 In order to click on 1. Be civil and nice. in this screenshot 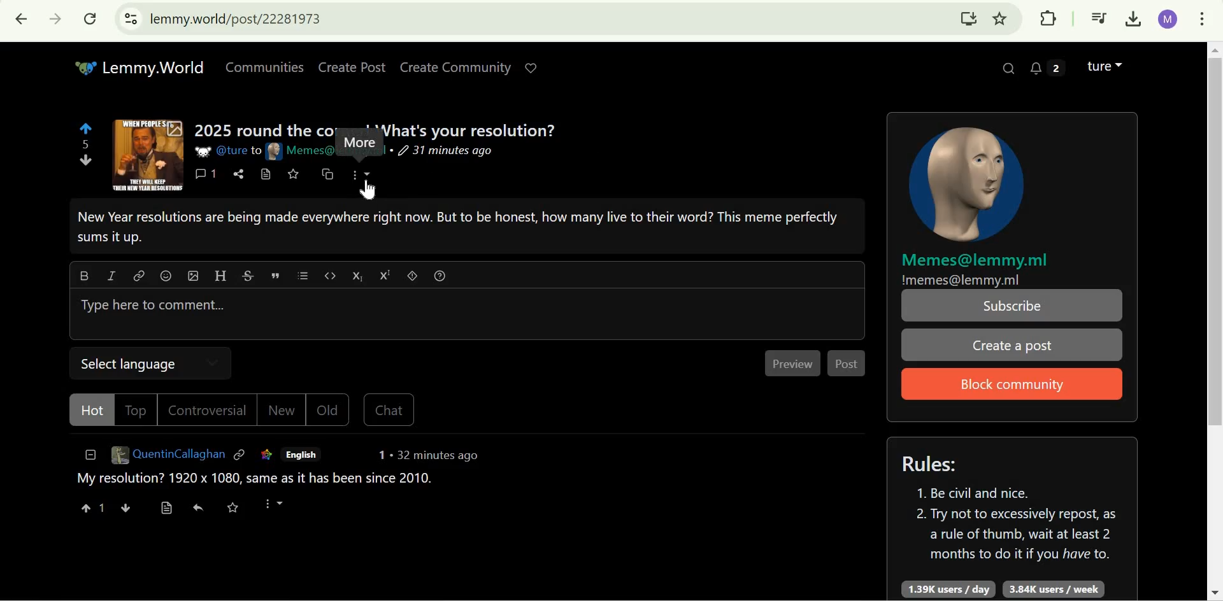, I will do `click(981, 493)`.